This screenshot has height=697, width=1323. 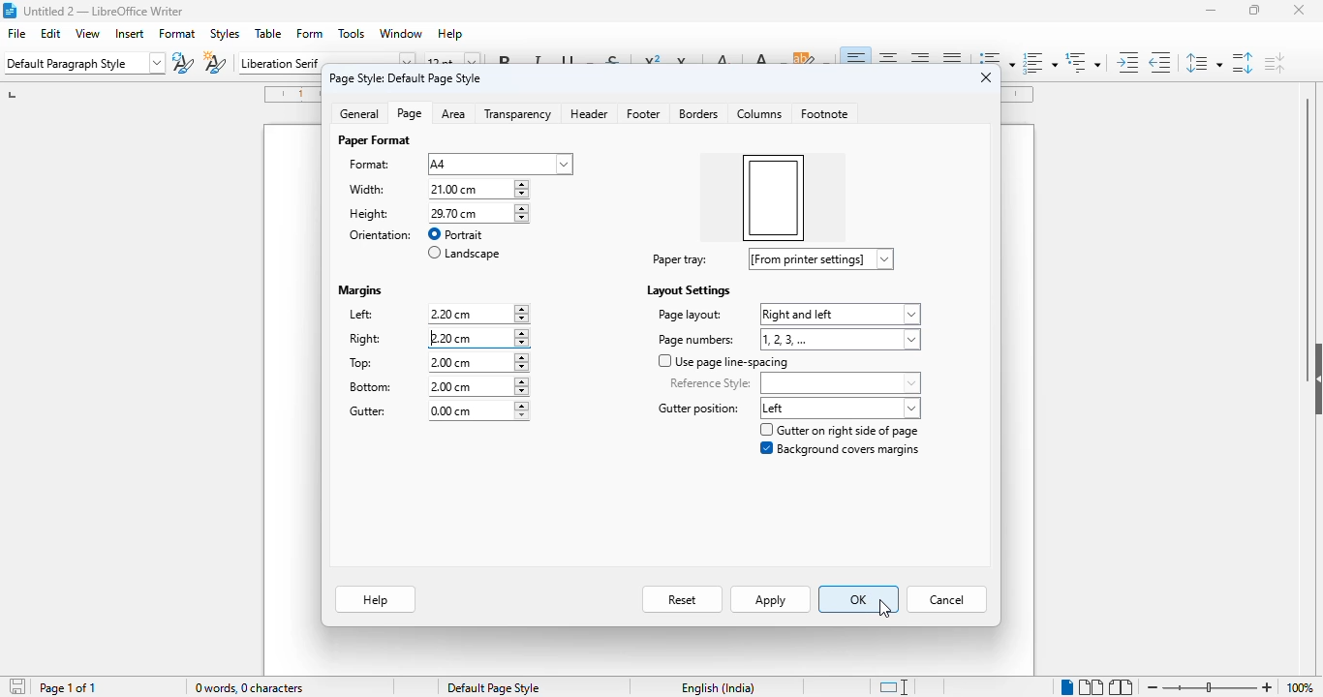 I want to click on gutter position options, so click(x=838, y=409).